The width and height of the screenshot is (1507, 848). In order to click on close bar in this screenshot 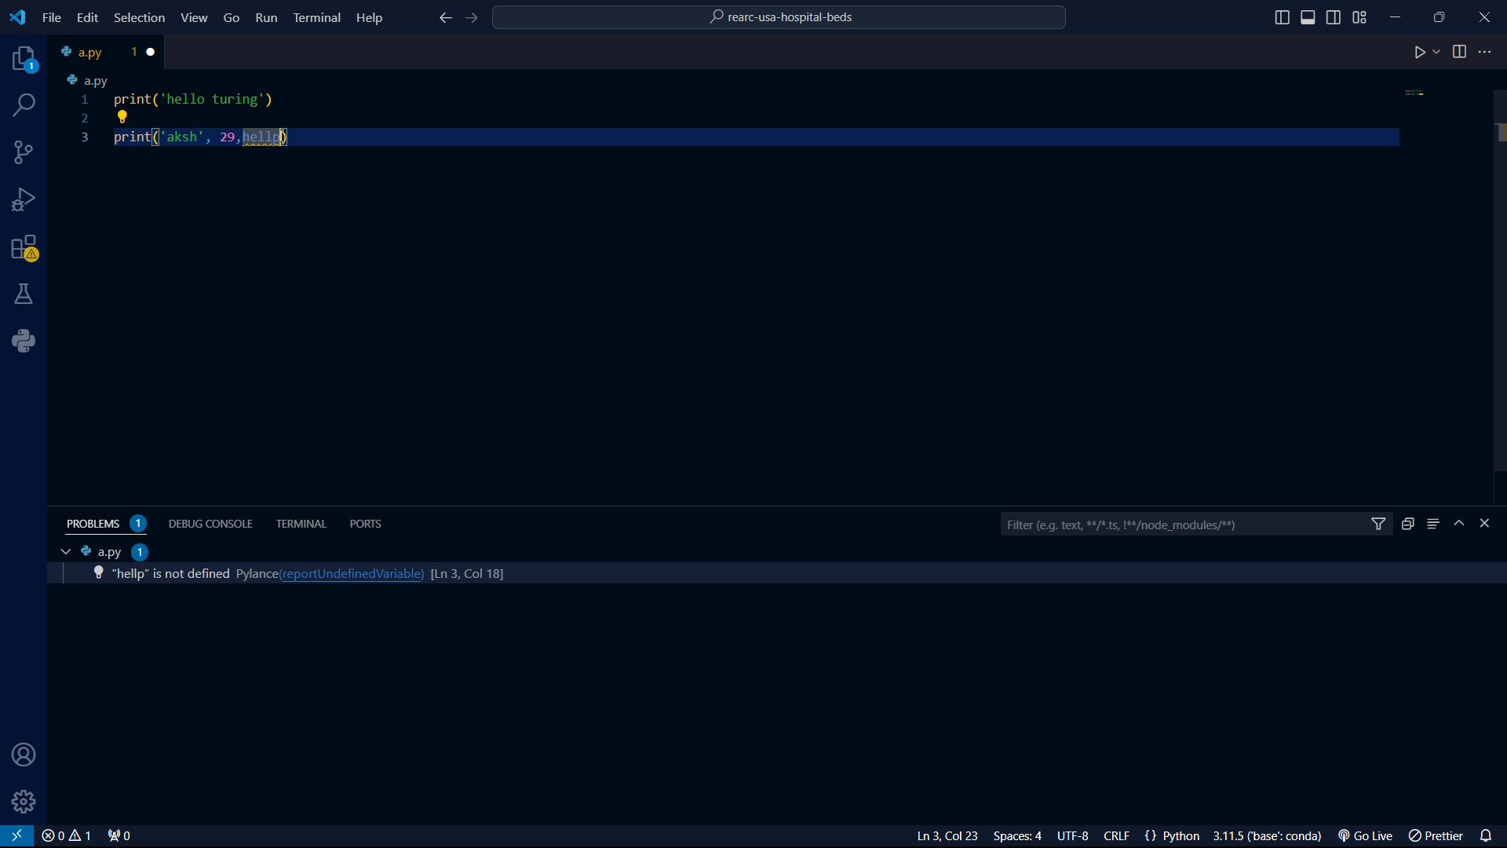, I will do `click(1492, 524)`.